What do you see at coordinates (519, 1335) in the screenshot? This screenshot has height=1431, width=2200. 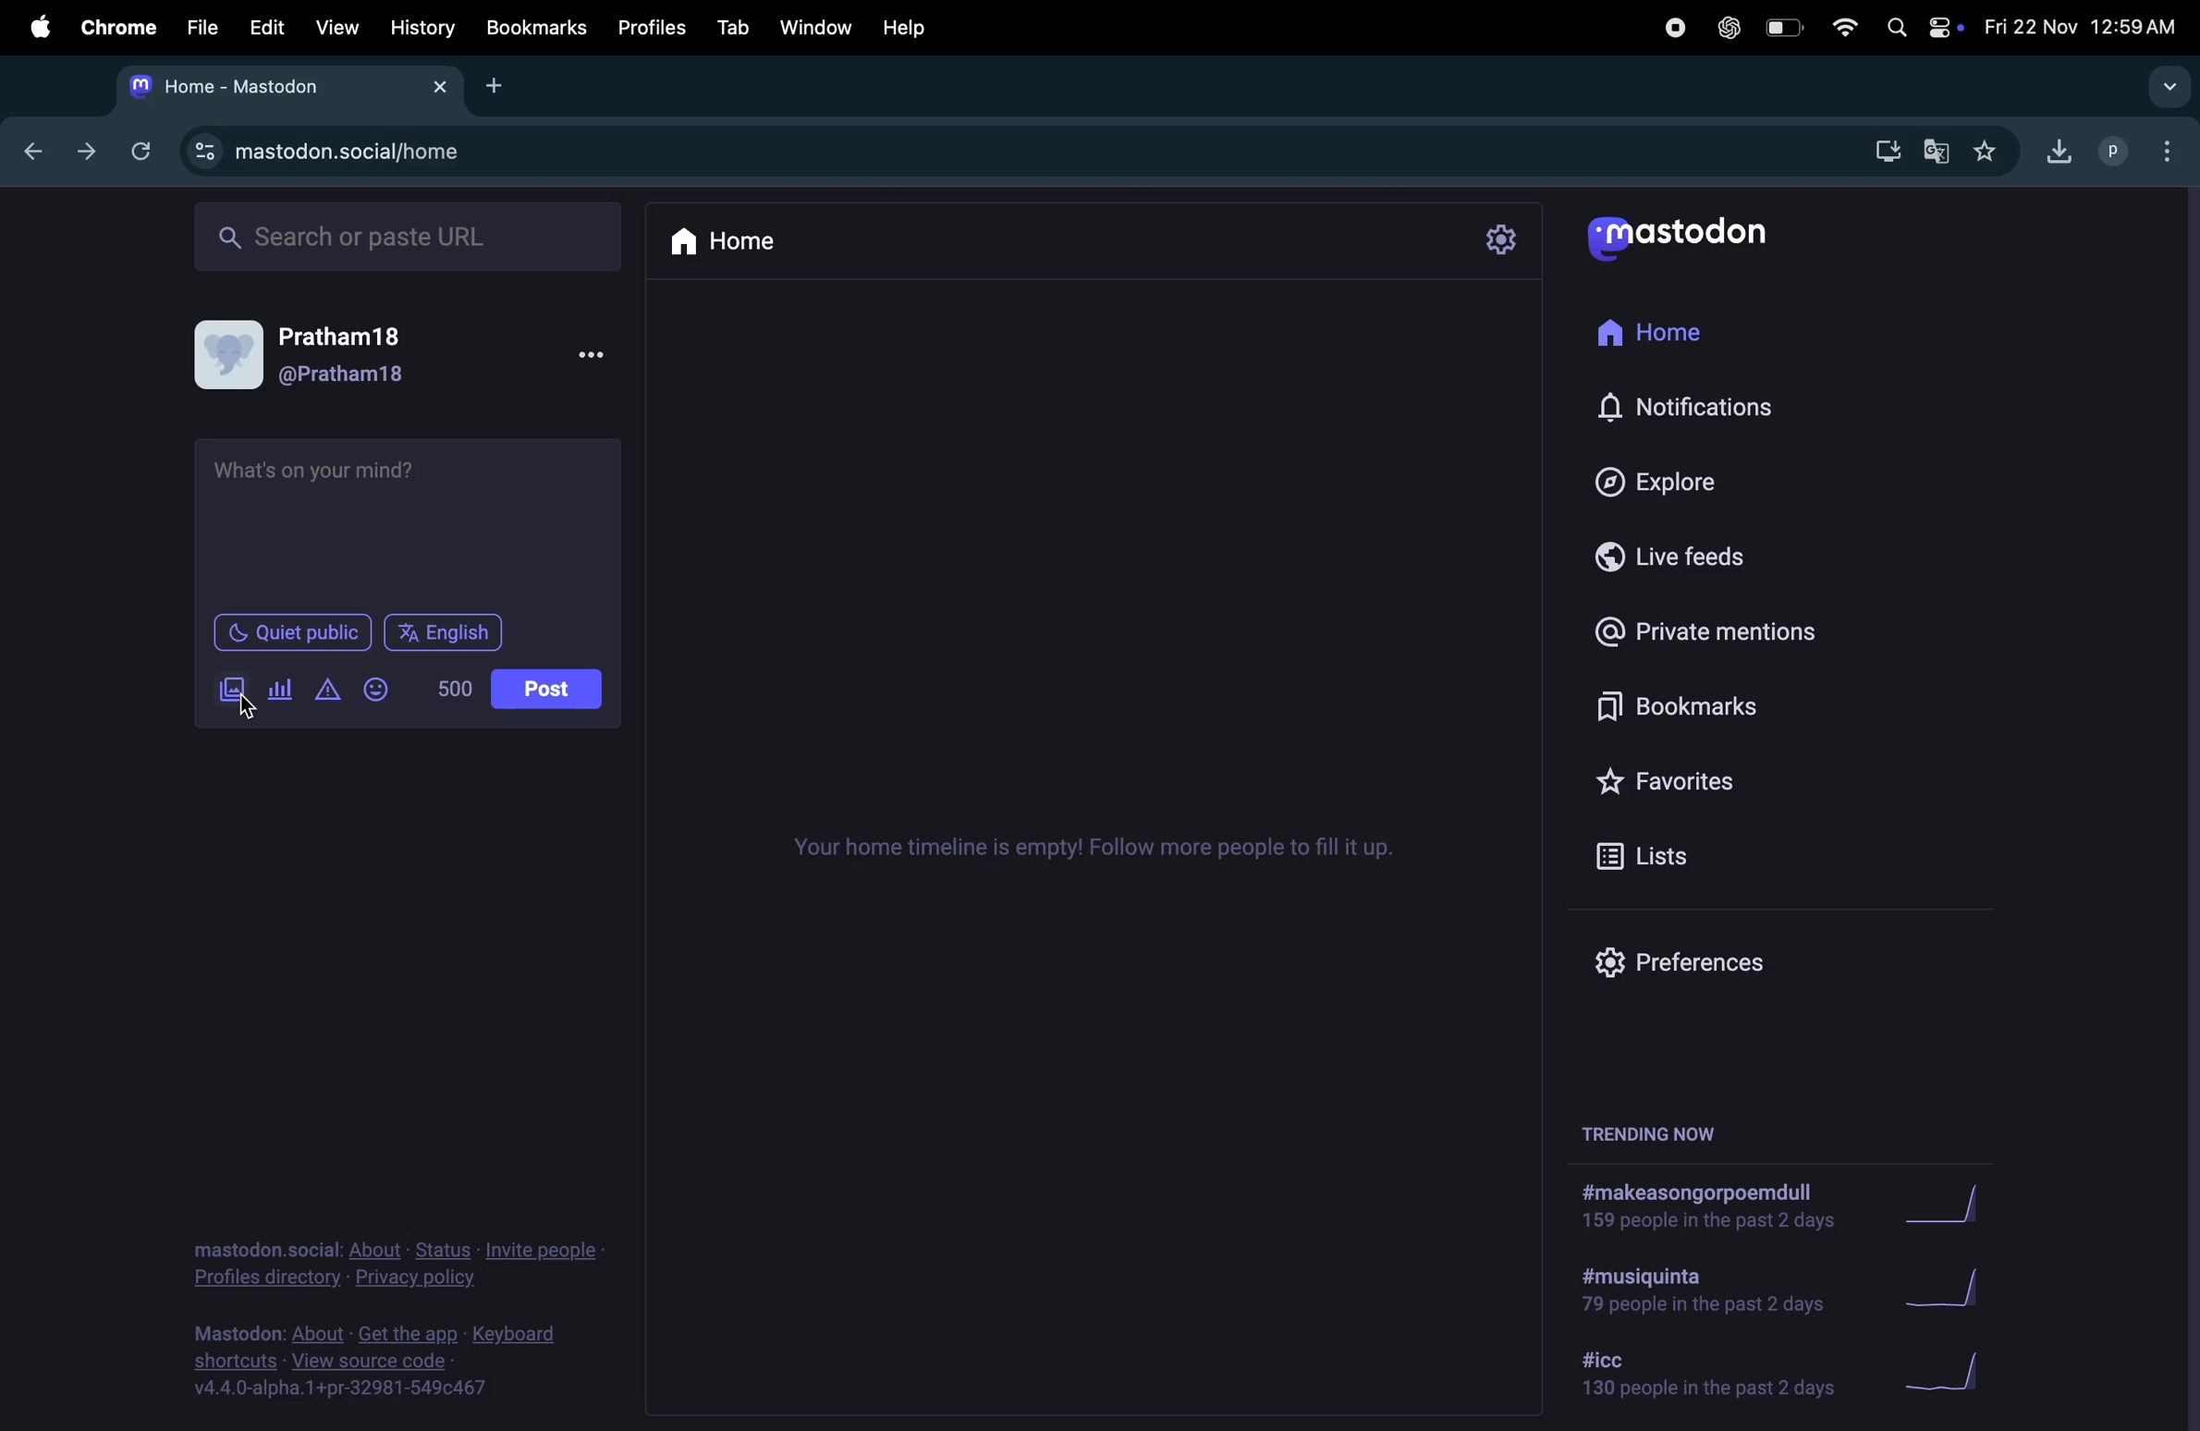 I see `keyboard` at bounding box center [519, 1335].